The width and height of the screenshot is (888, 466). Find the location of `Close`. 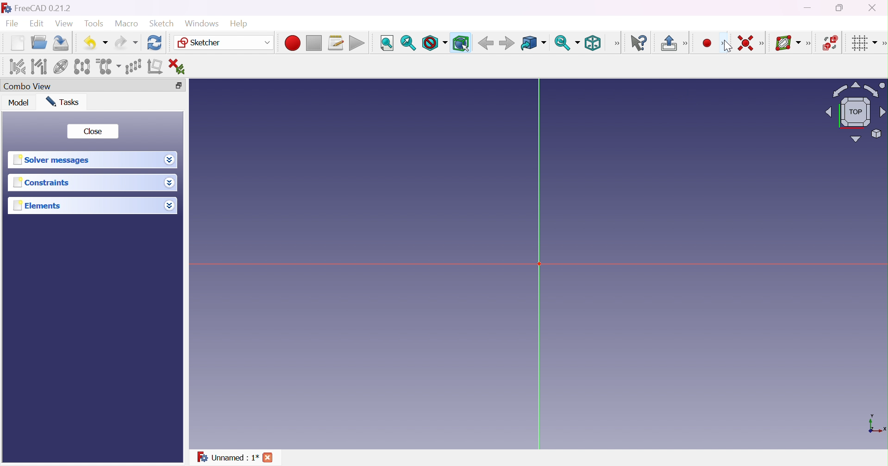

Close is located at coordinates (268, 458).